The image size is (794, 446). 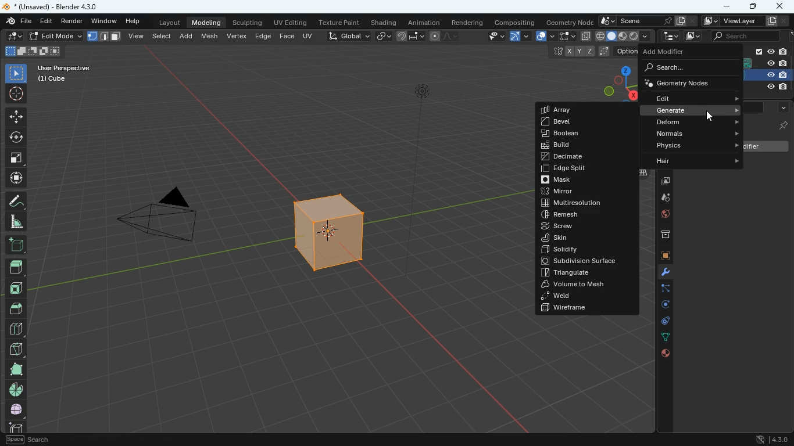 What do you see at coordinates (663, 322) in the screenshot?
I see `control` at bounding box center [663, 322].